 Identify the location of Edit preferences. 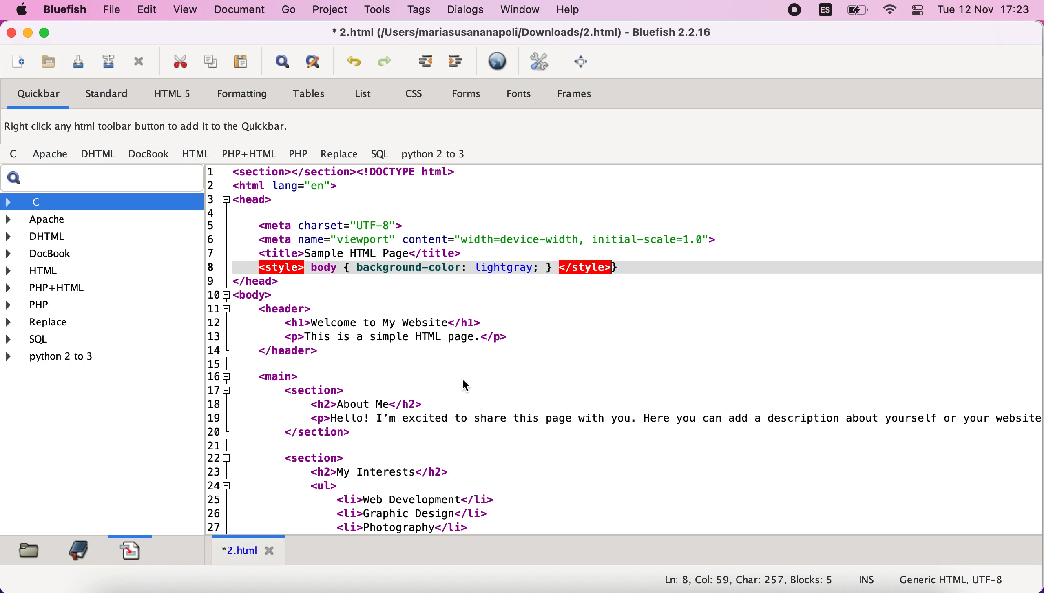
(544, 62).